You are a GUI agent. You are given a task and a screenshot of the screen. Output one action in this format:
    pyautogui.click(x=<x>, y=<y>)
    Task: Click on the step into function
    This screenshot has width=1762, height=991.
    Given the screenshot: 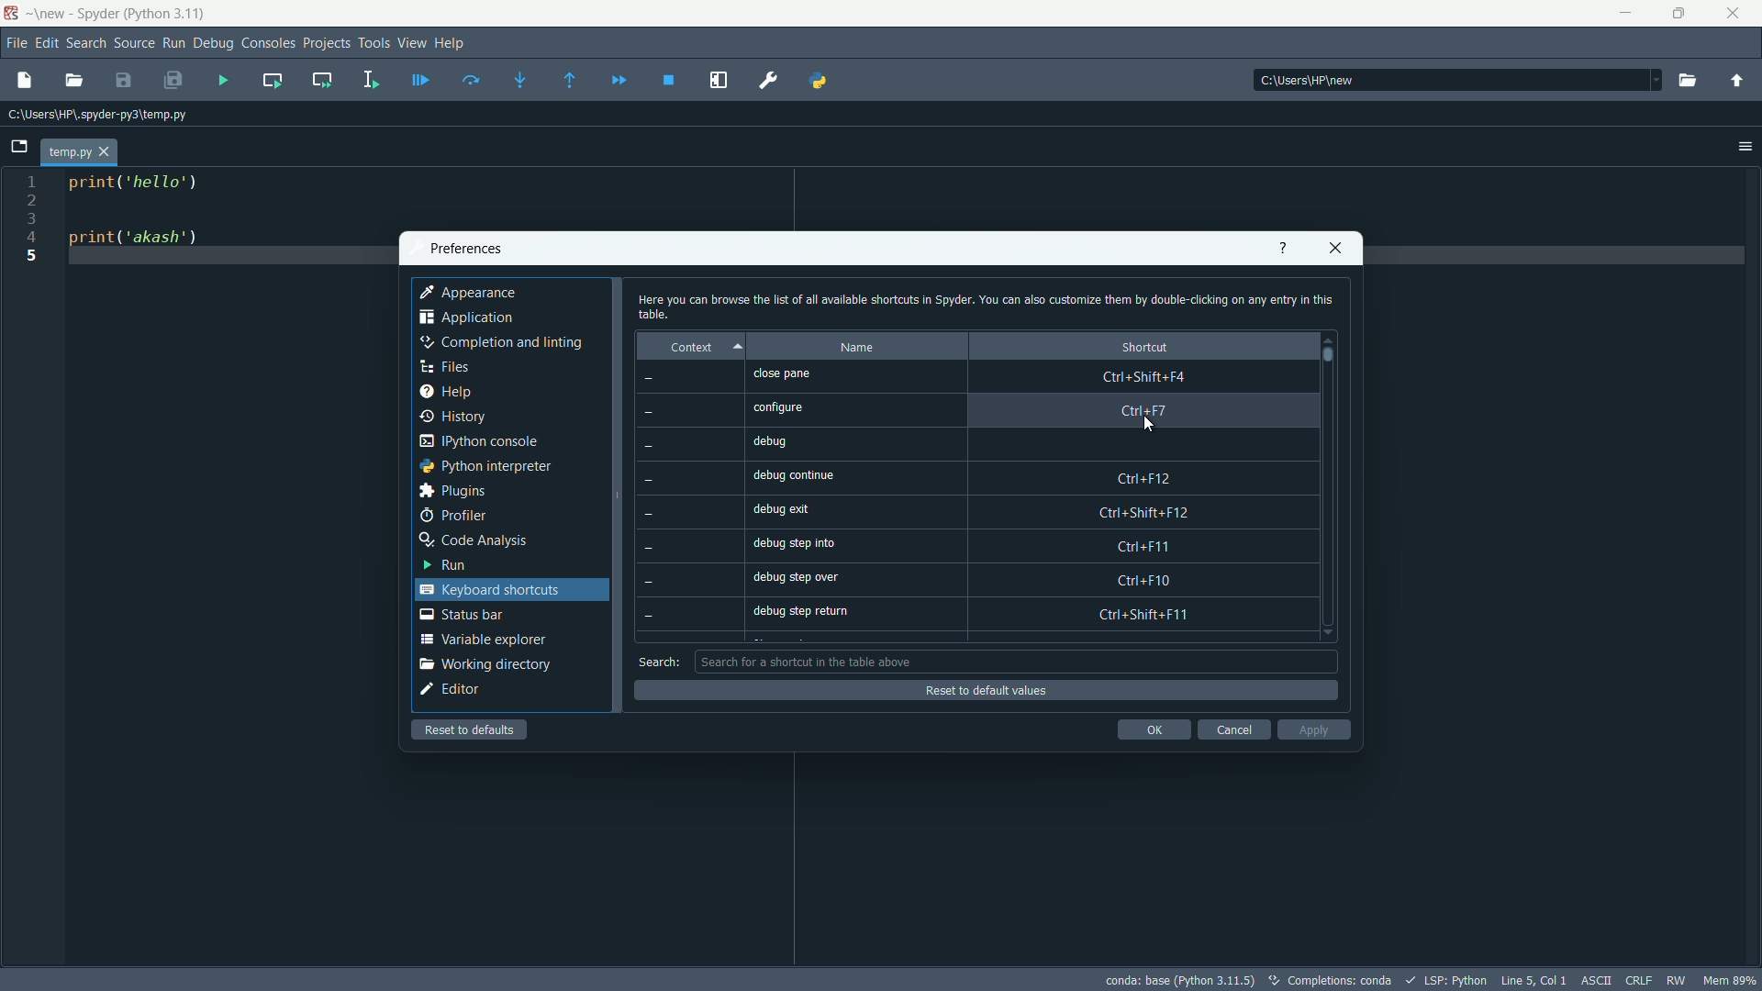 What is the action you would take?
    pyautogui.click(x=520, y=82)
    